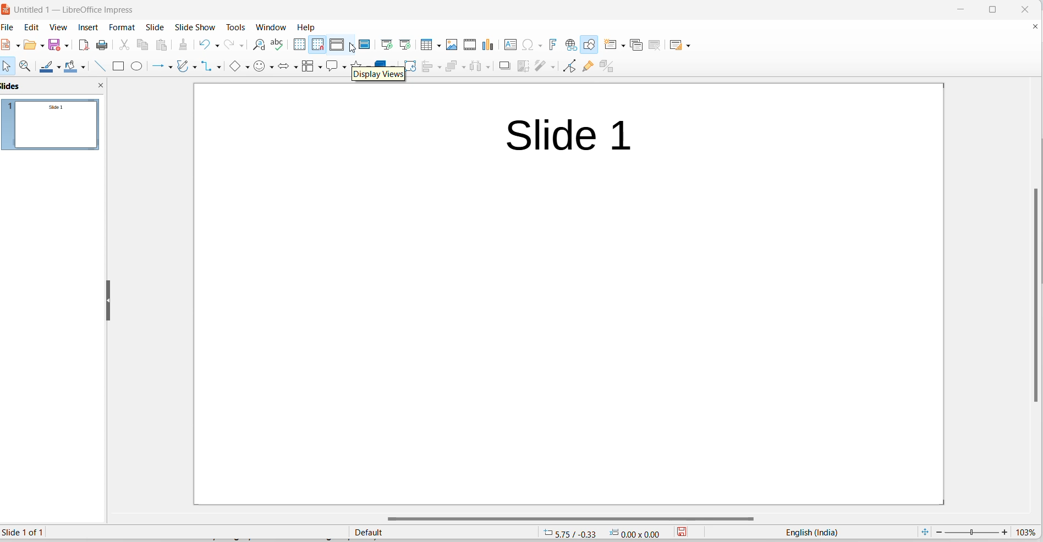 This screenshot has height=542, width=1043. Describe the element at coordinates (230, 45) in the screenshot. I see `redo ` at that location.